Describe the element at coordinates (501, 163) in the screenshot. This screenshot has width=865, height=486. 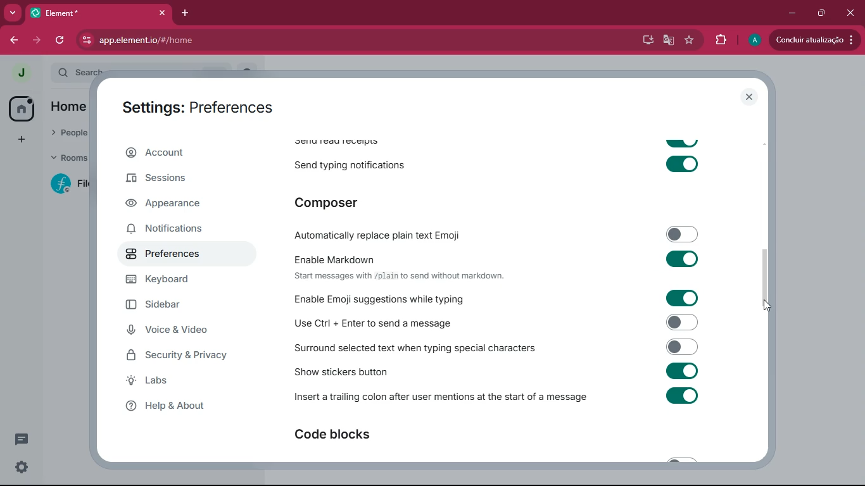
I see `send typing notifications` at that location.